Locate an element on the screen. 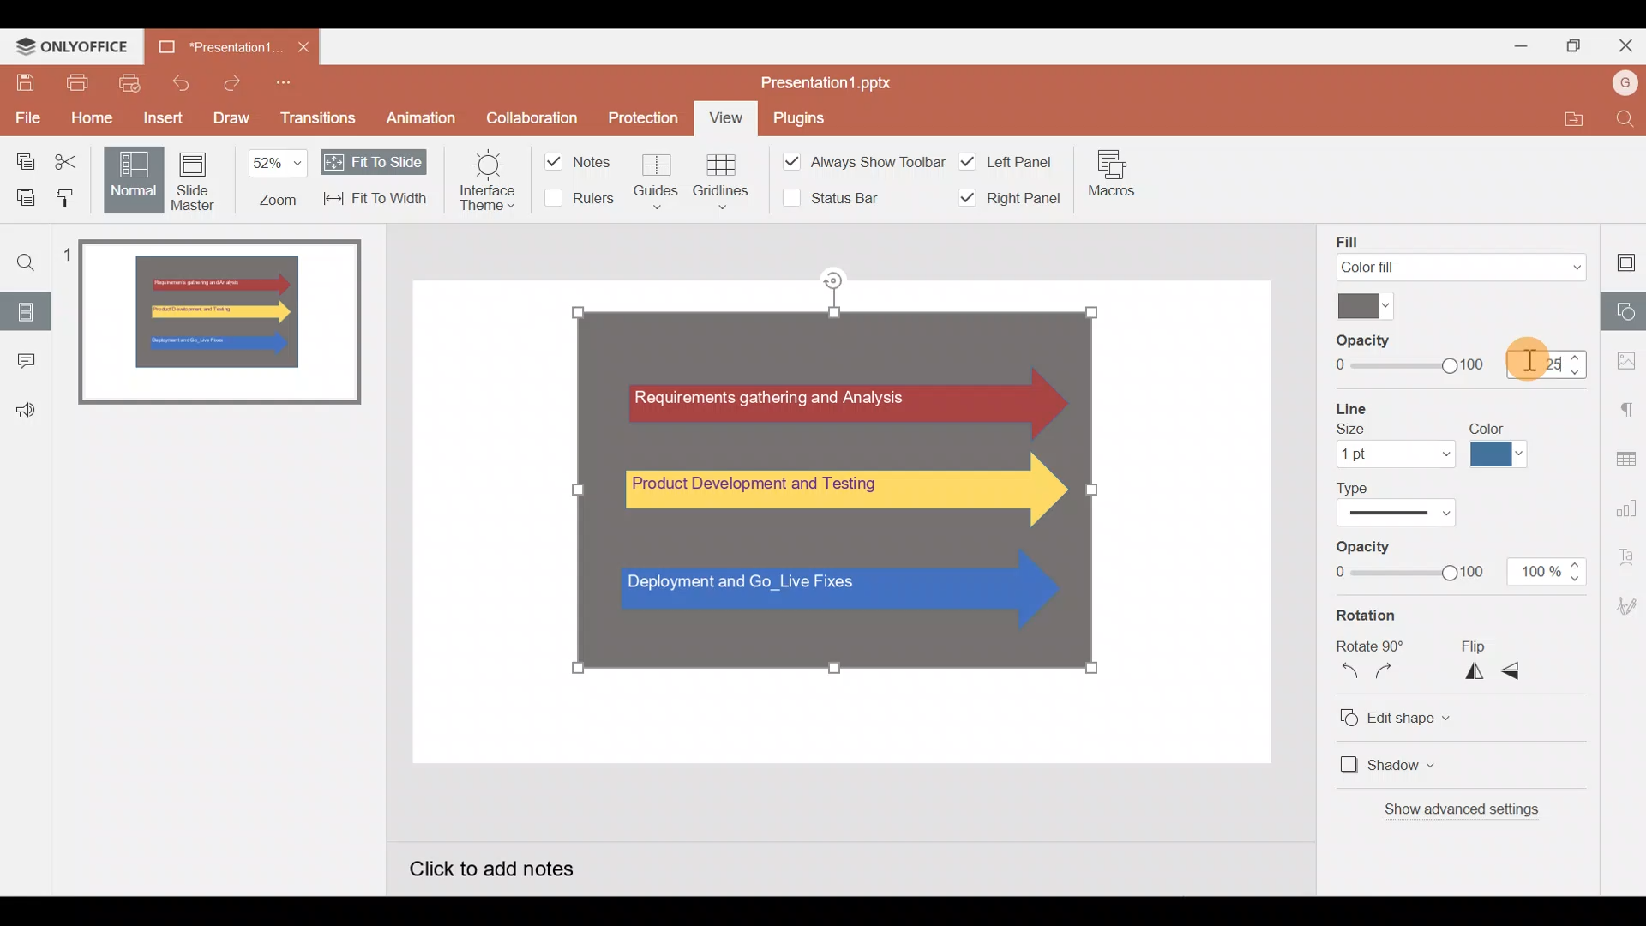  Text Art settings is located at coordinates (1625, 560).